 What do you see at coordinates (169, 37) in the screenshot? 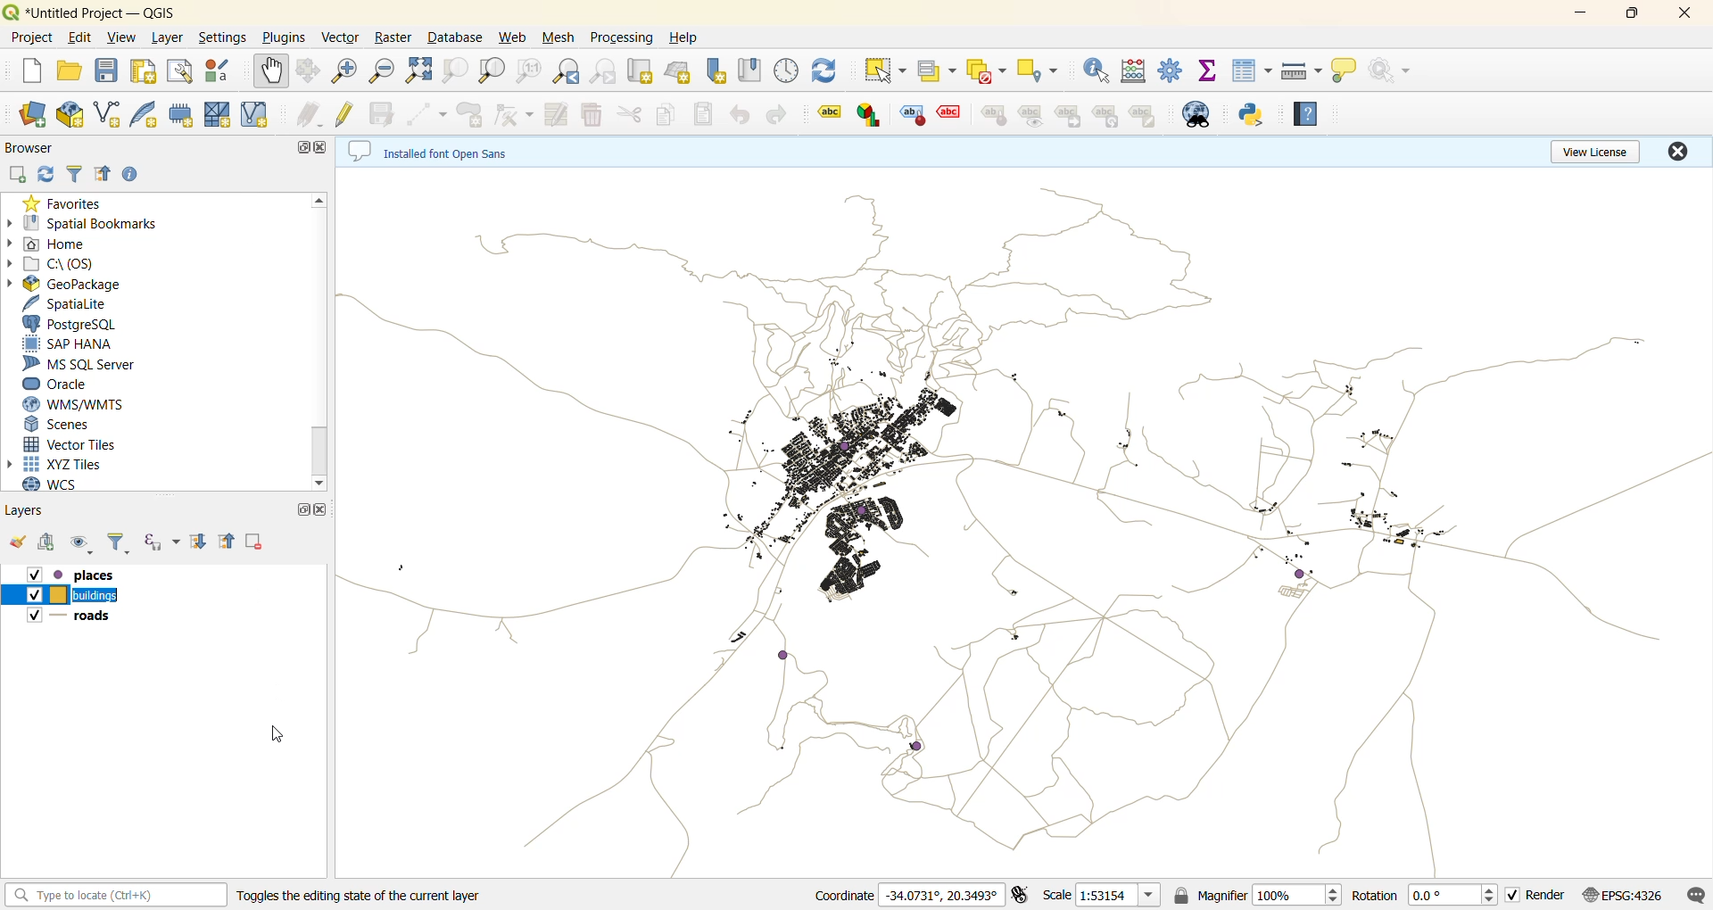
I see `layer` at bounding box center [169, 37].